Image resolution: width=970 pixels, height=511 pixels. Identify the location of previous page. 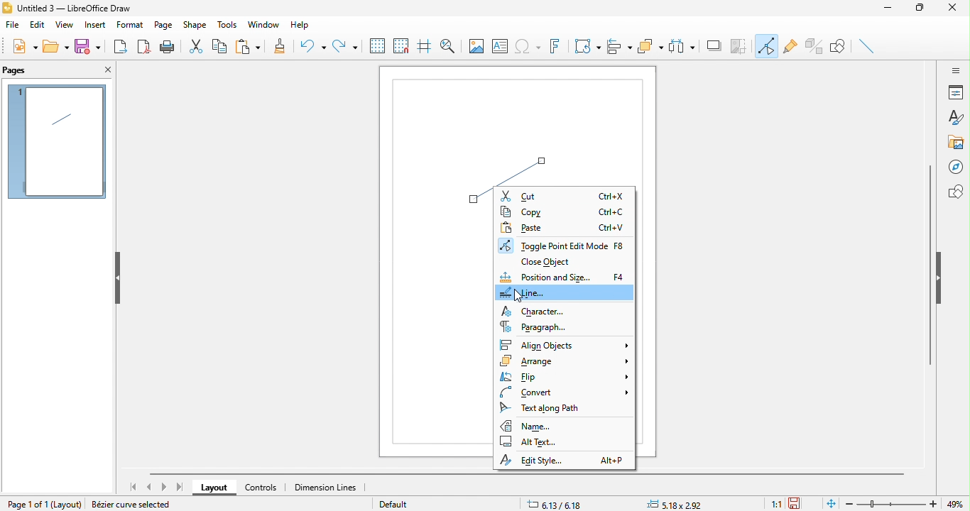
(151, 485).